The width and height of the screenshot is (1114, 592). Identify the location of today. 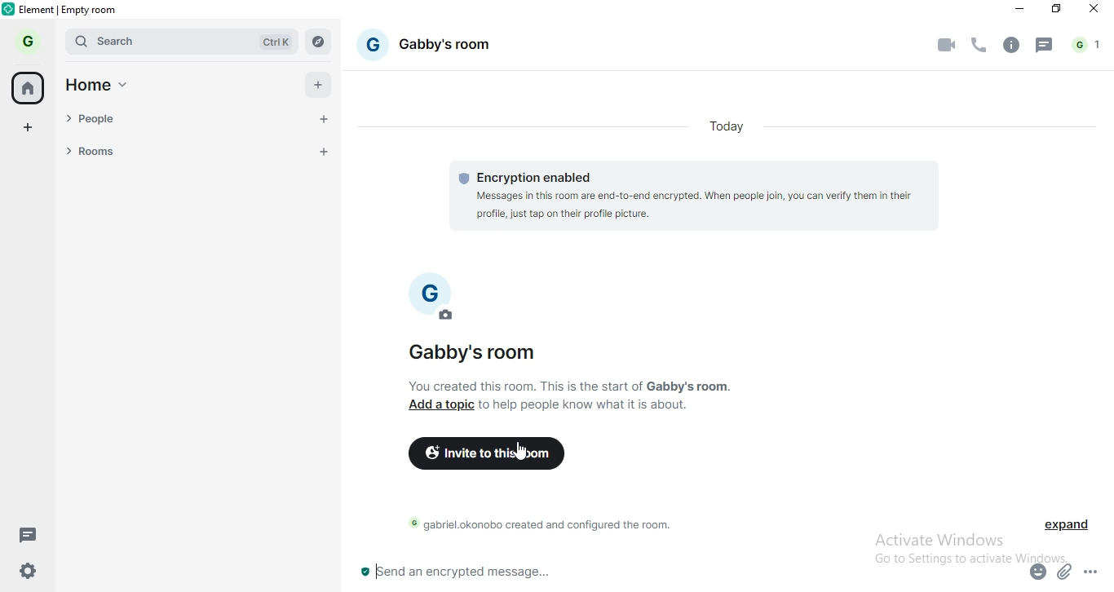
(729, 125).